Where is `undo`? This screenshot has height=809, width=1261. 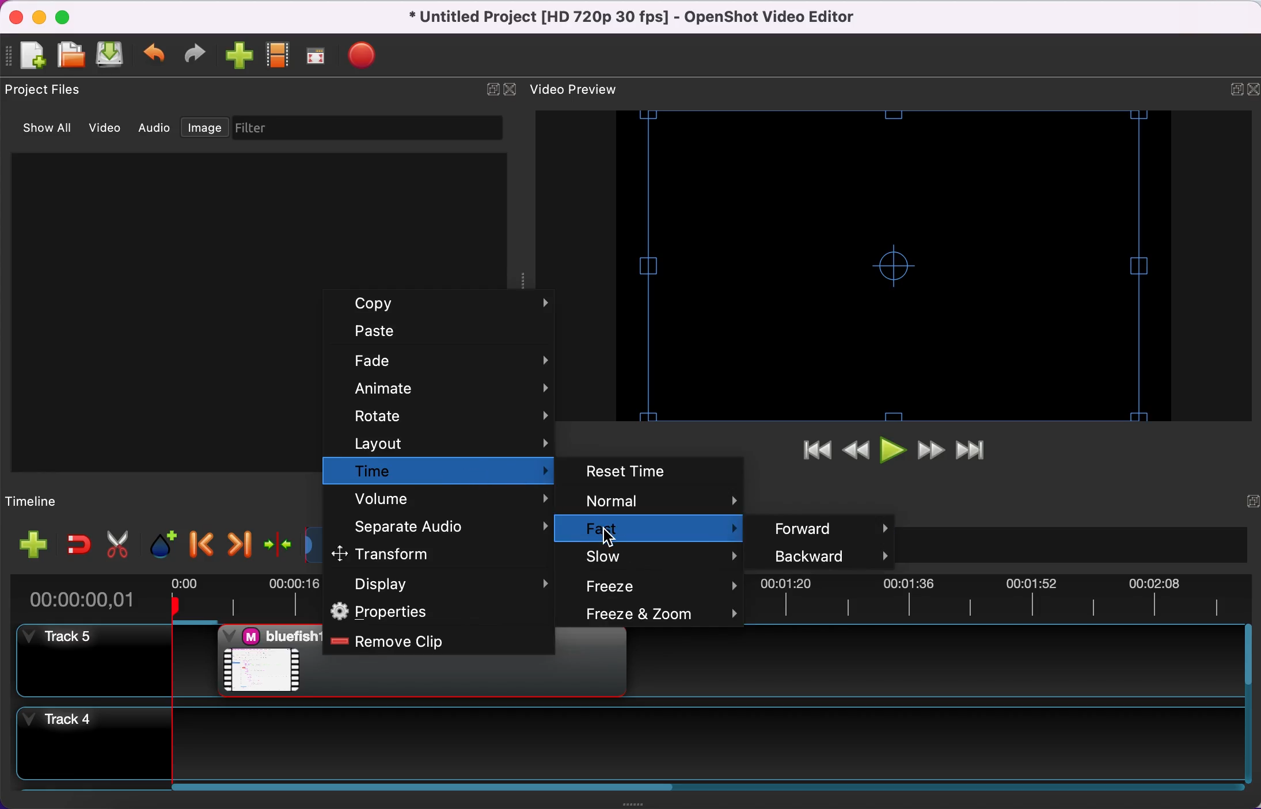 undo is located at coordinates (158, 56).